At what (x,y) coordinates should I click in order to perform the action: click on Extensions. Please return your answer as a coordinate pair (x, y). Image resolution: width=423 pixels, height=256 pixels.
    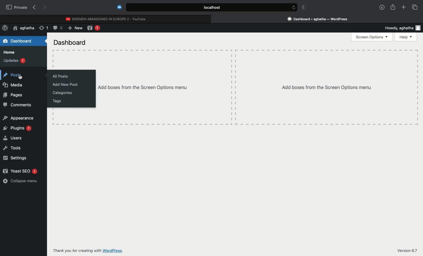
    Looking at the image, I should click on (119, 7).